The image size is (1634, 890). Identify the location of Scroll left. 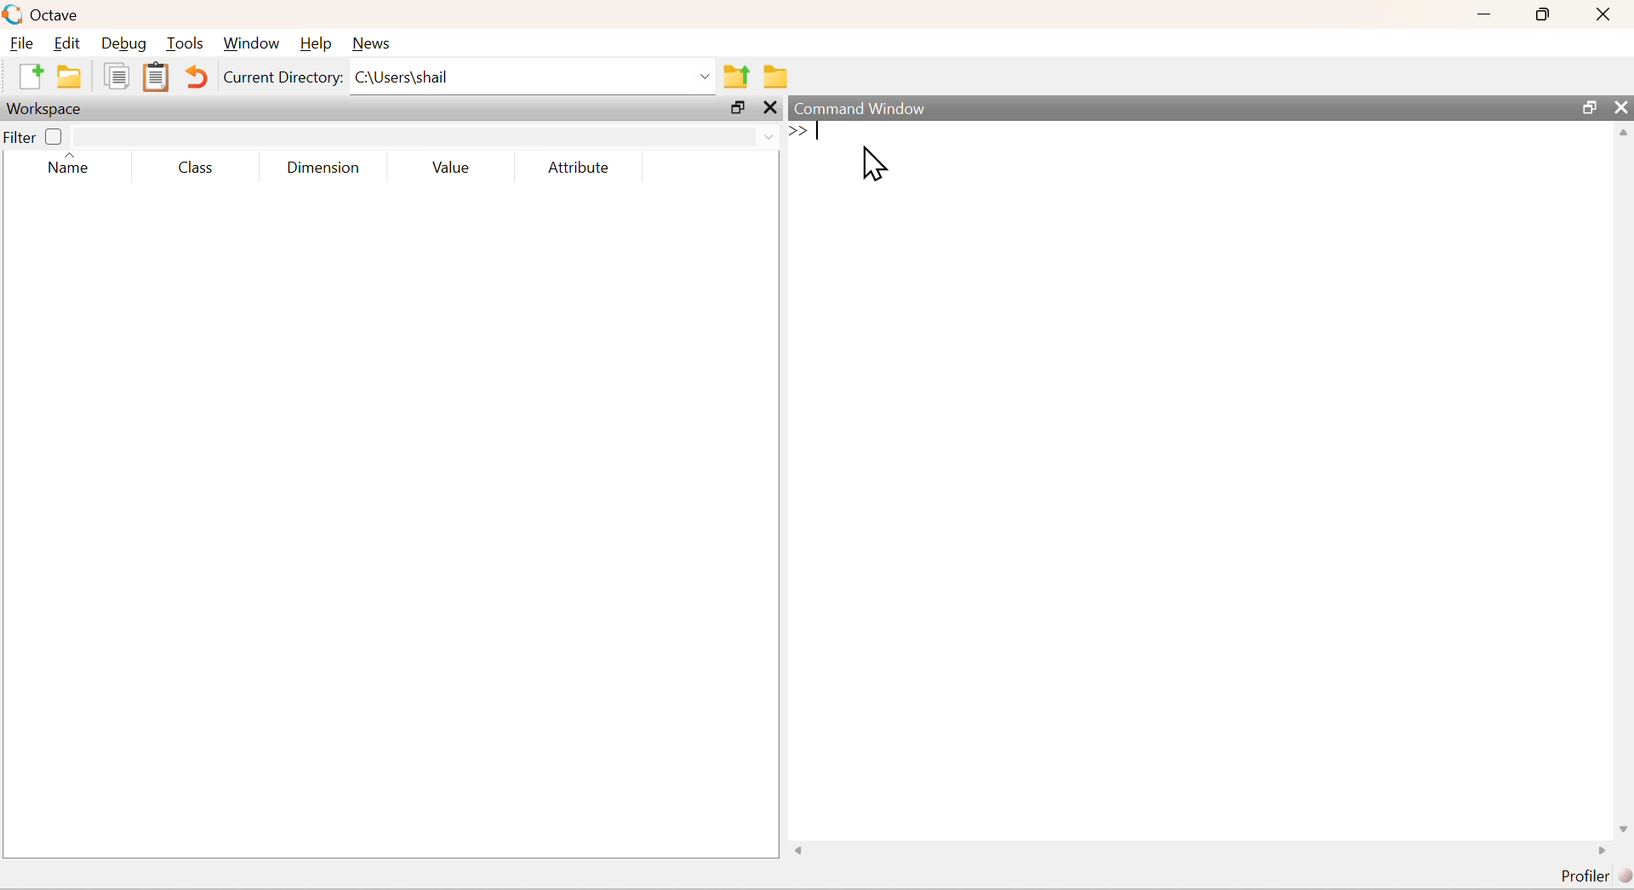
(801, 852).